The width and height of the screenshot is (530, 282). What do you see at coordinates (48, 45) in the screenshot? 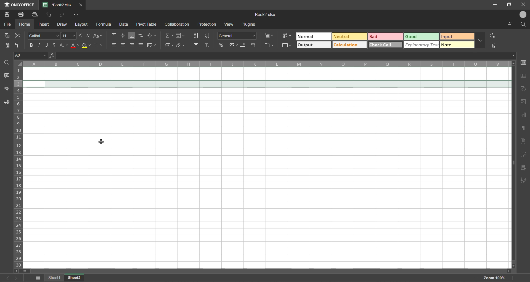
I see `underline` at bounding box center [48, 45].